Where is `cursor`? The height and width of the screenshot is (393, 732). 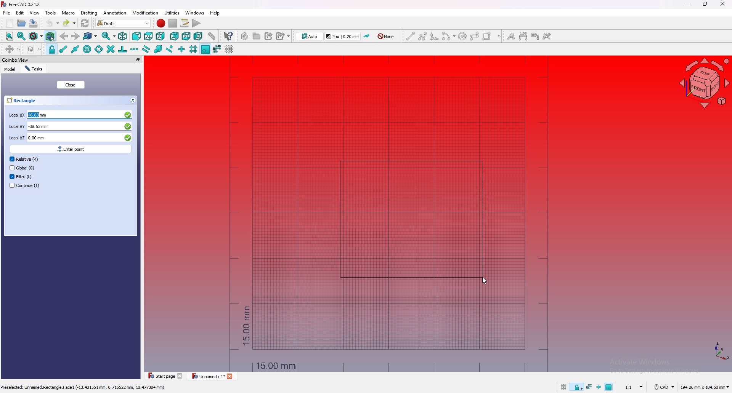 cursor is located at coordinates (489, 285).